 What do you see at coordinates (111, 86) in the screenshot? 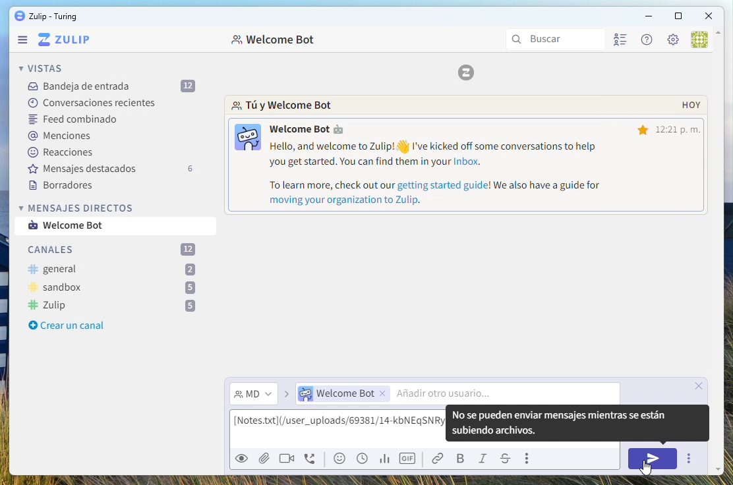
I see `Inbox` at bounding box center [111, 86].